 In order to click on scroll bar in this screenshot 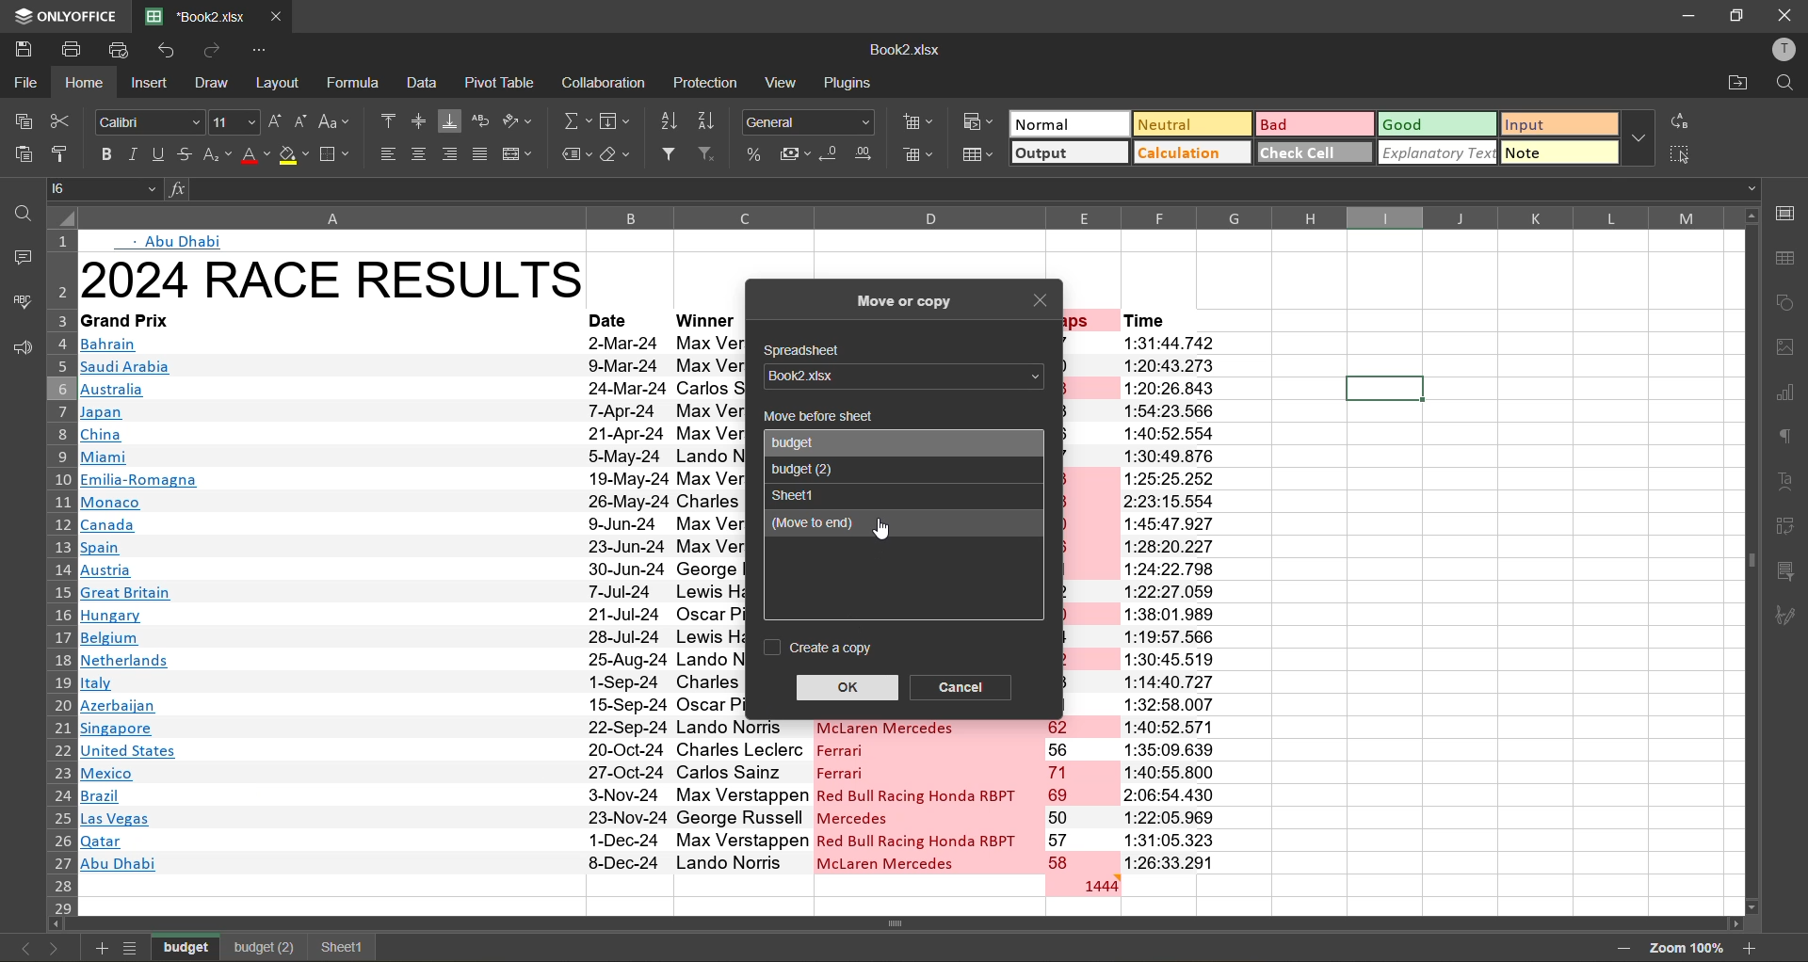, I will do `click(940, 925)`.